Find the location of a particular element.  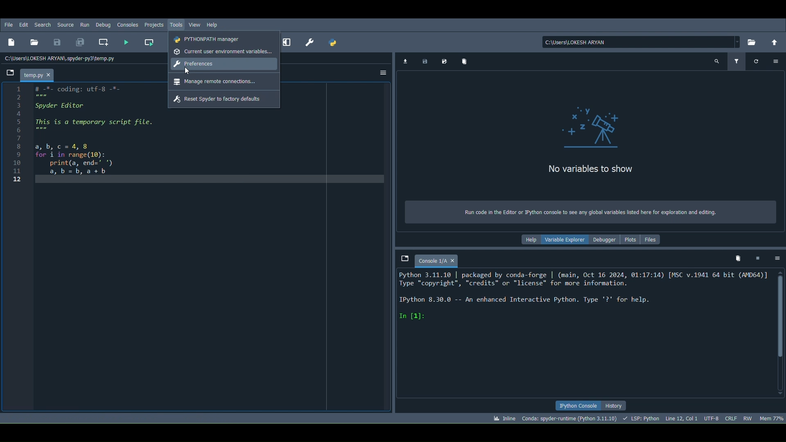

Run is located at coordinates (84, 25).